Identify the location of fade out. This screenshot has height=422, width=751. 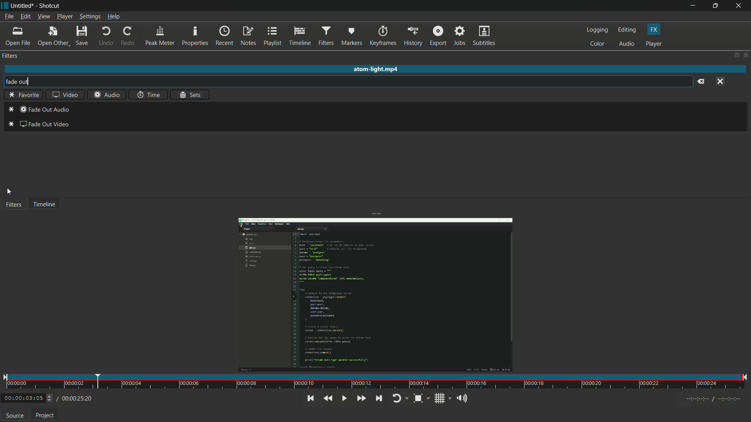
(13, 82).